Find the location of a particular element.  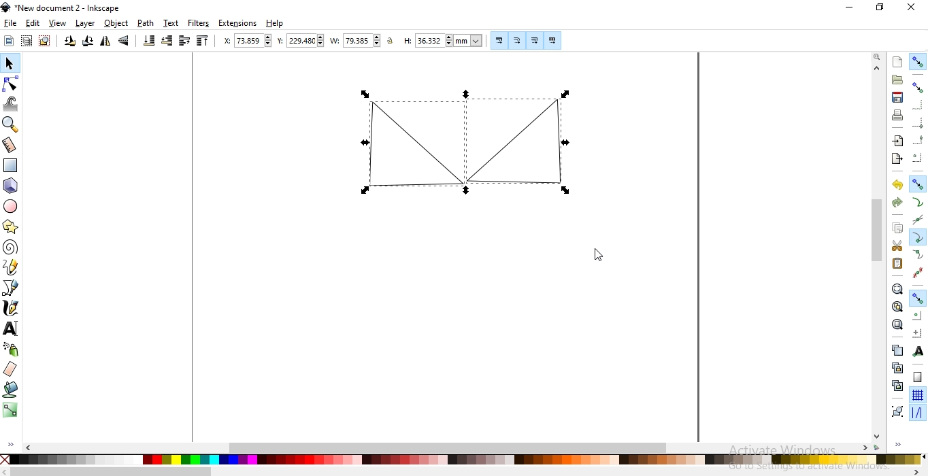

cut the selected clone links is located at coordinates (897, 386).